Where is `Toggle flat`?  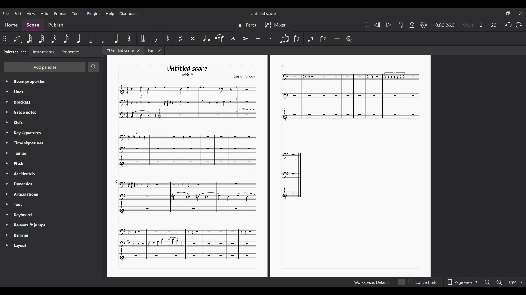 Toggle flat is located at coordinates (155, 38).